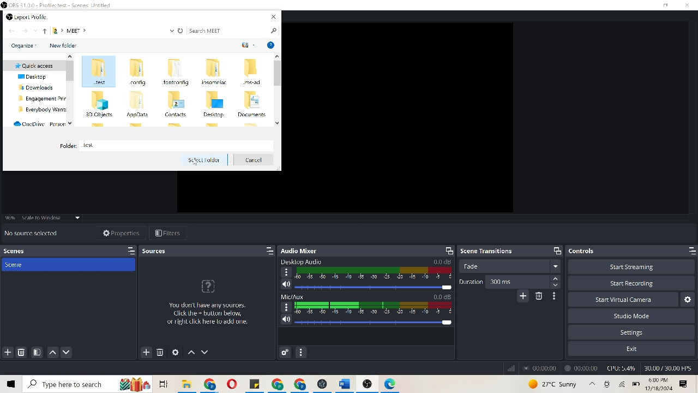  I want to click on filters, so click(172, 232).